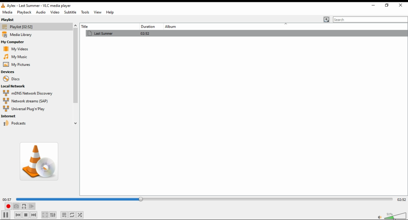 This screenshot has height=220, width=408. Describe the element at coordinates (81, 215) in the screenshot. I see `random` at that location.